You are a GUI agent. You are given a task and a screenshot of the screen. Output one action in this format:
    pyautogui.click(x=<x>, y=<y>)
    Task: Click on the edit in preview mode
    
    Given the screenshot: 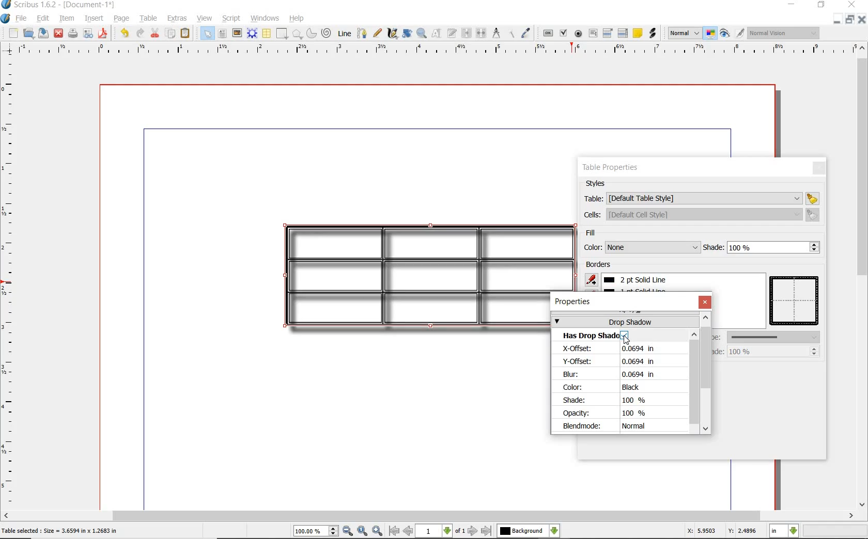 What is the action you would take?
    pyautogui.click(x=739, y=34)
    